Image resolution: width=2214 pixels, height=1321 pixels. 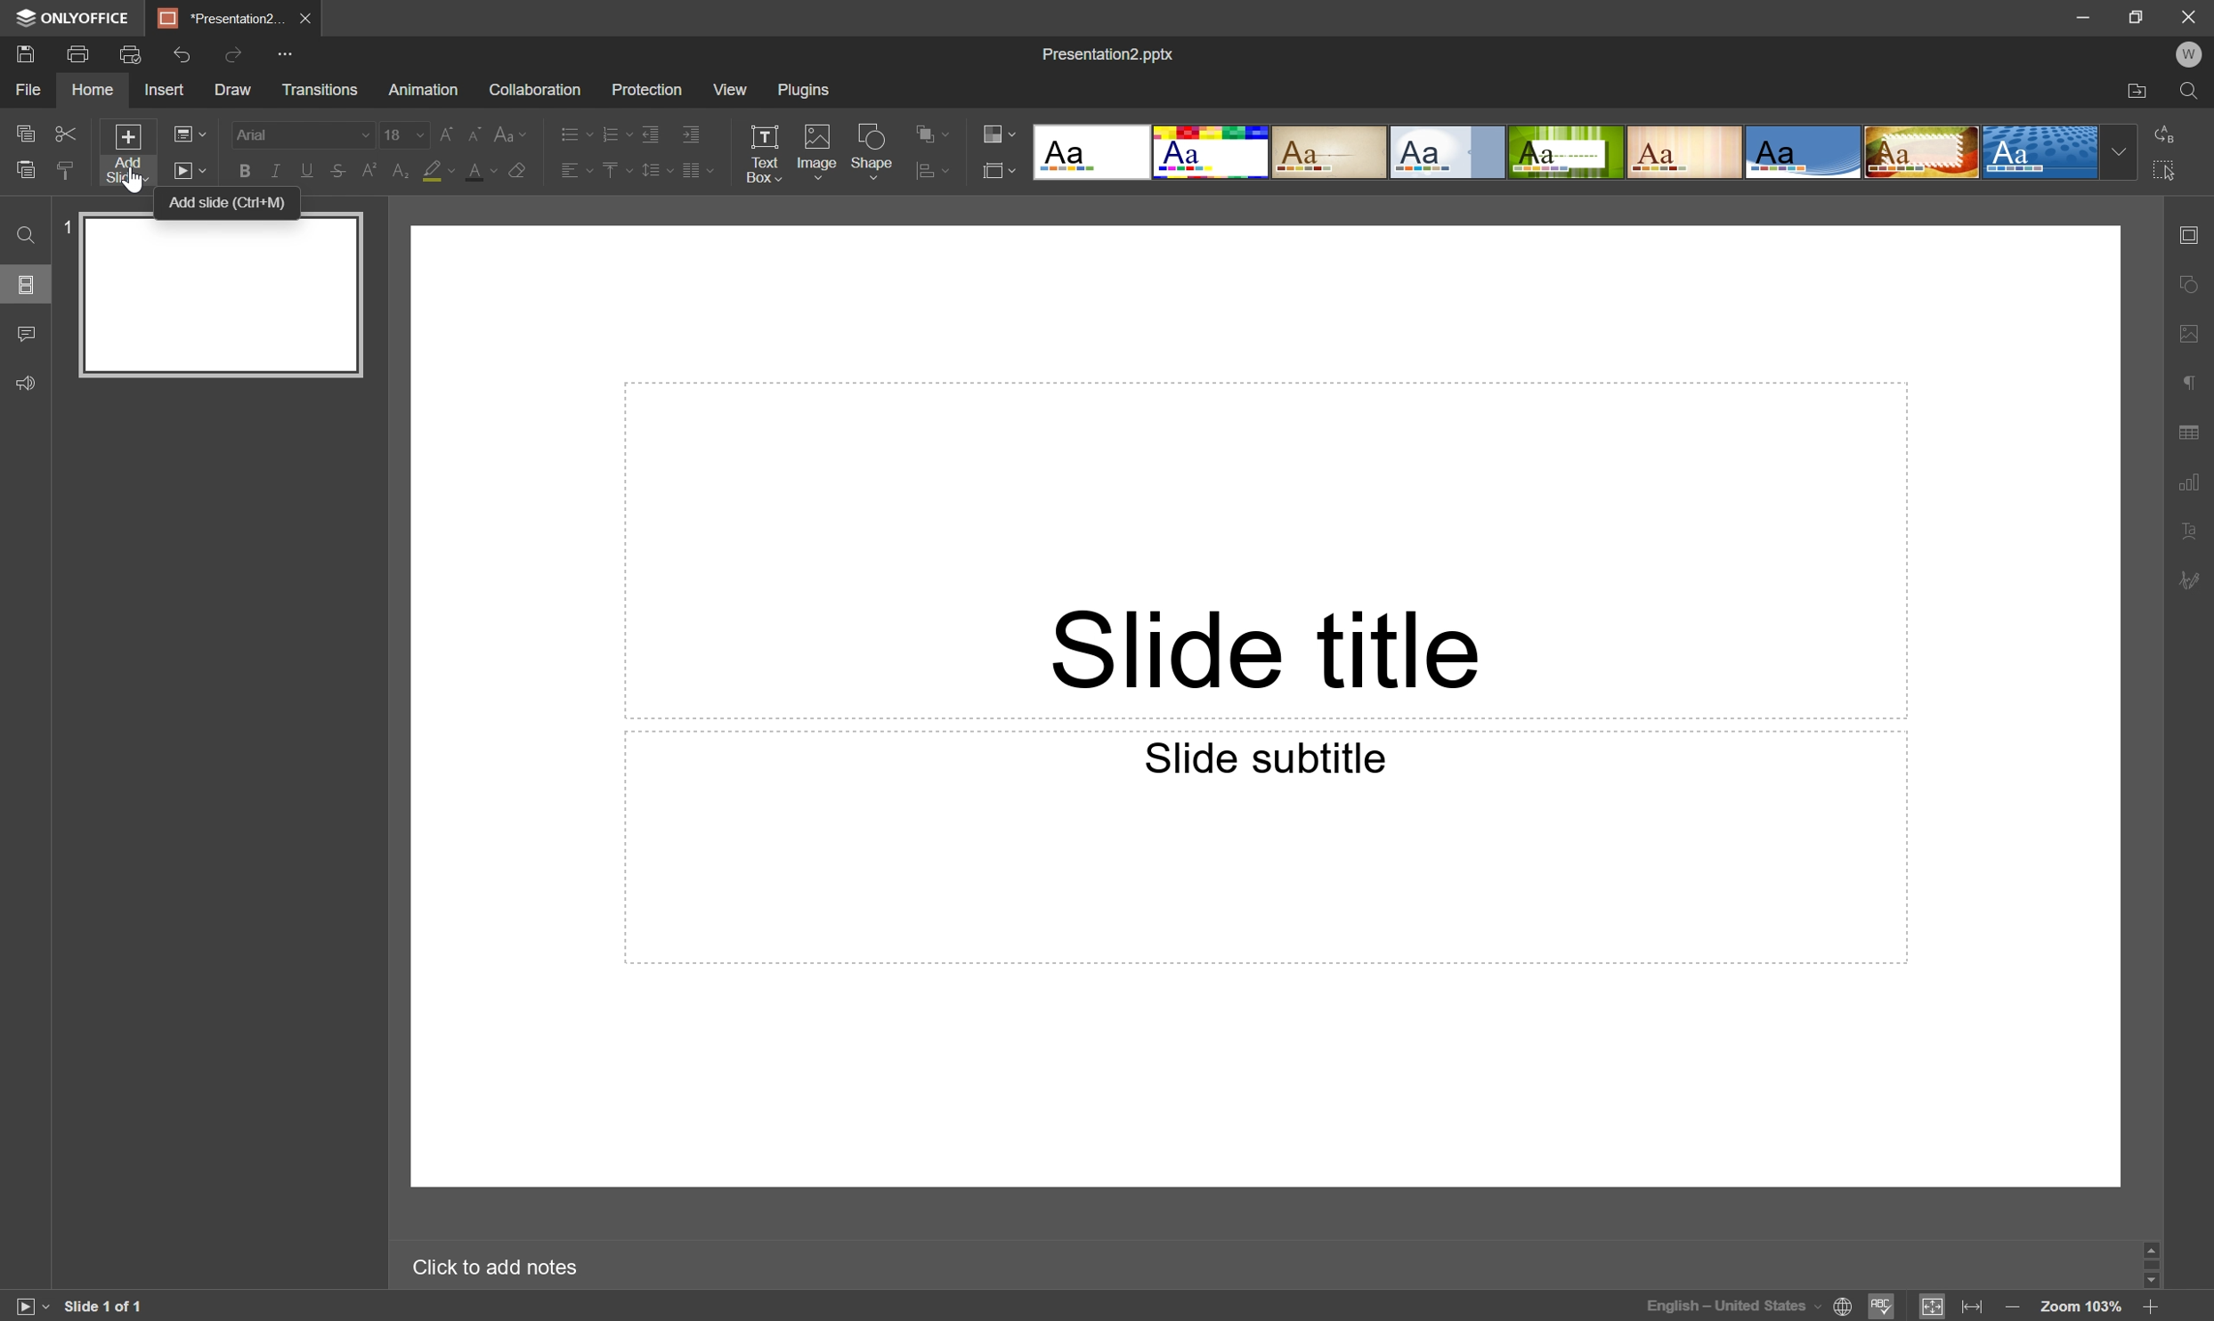 I want to click on Numbering, so click(x=614, y=131).